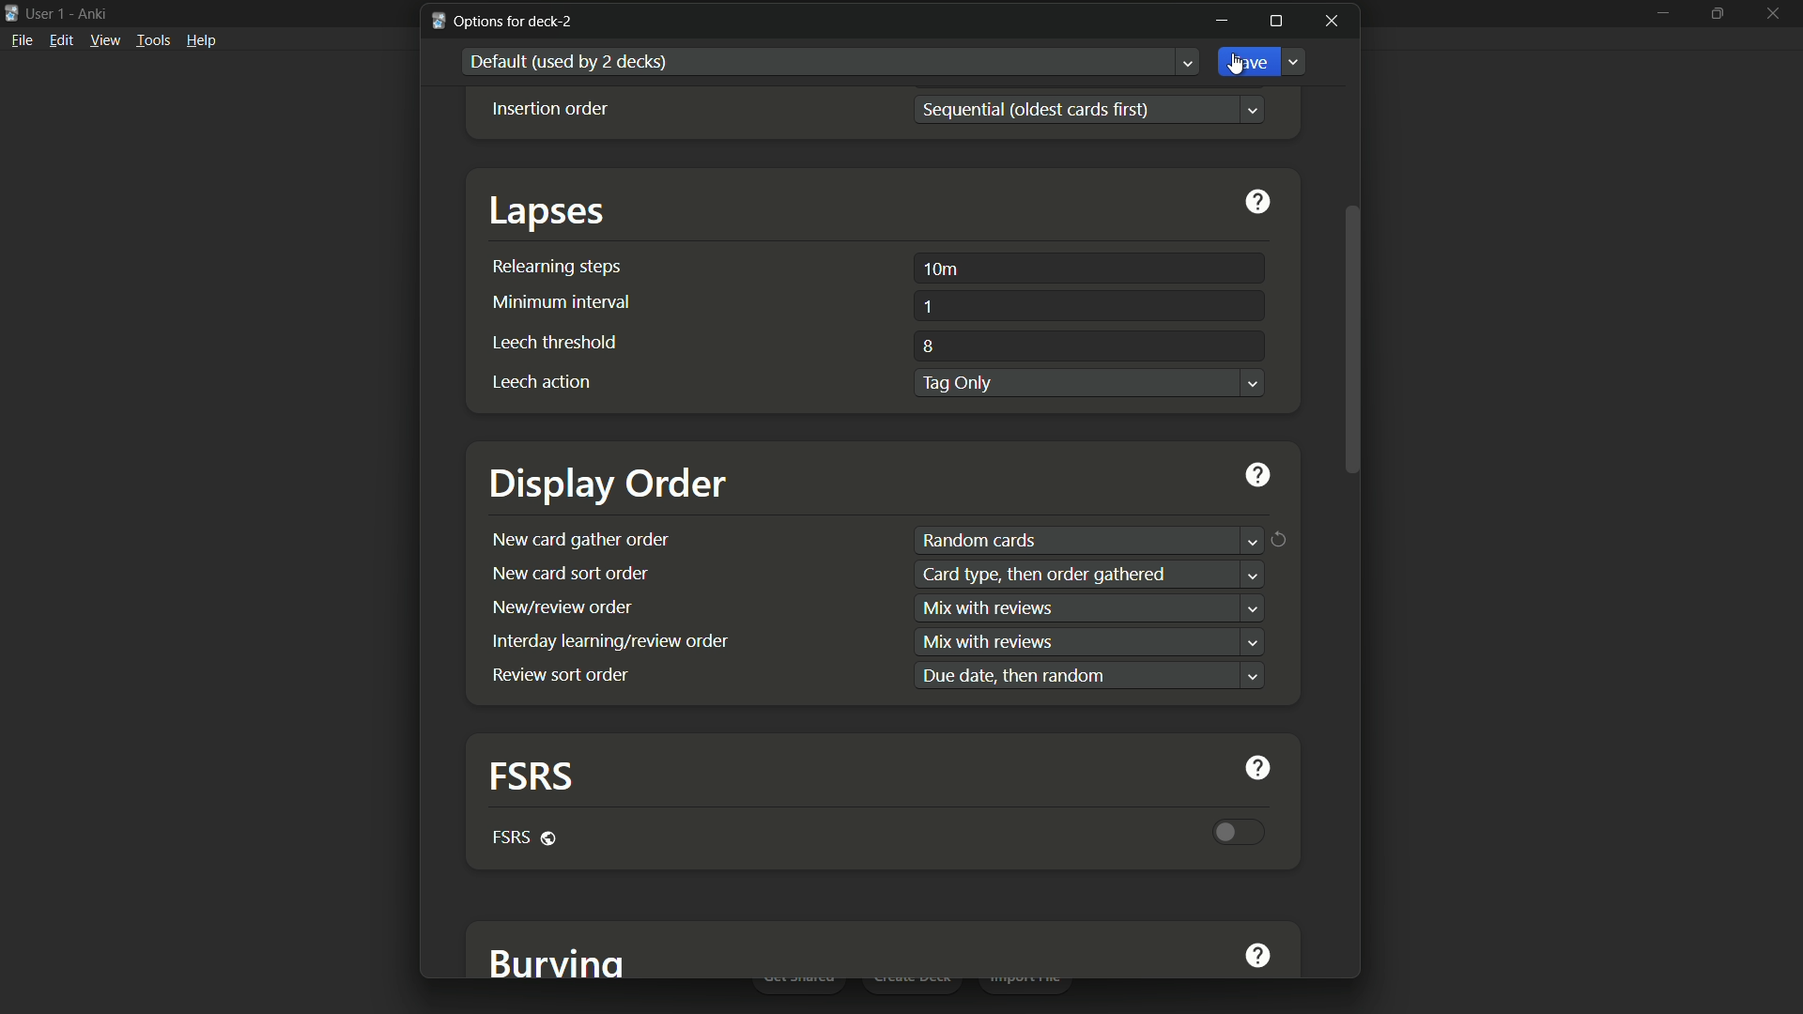  I want to click on leech action, so click(539, 381).